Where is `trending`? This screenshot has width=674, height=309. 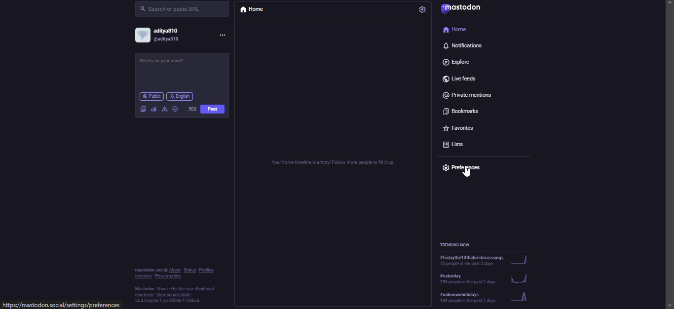 trending is located at coordinates (490, 297).